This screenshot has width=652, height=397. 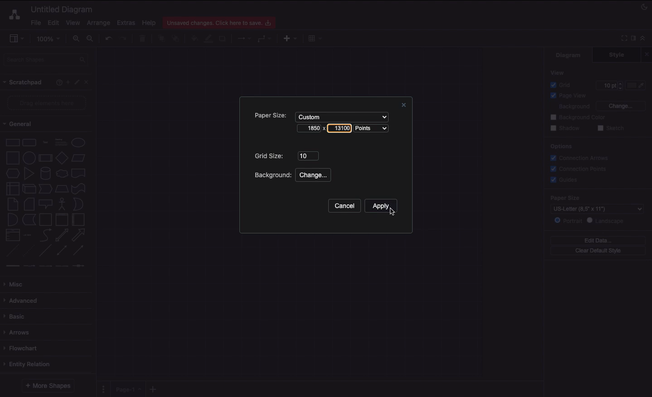 What do you see at coordinates (579, 169) in the screenshot?
I see `Connection points` at bounding box center [579, 169].